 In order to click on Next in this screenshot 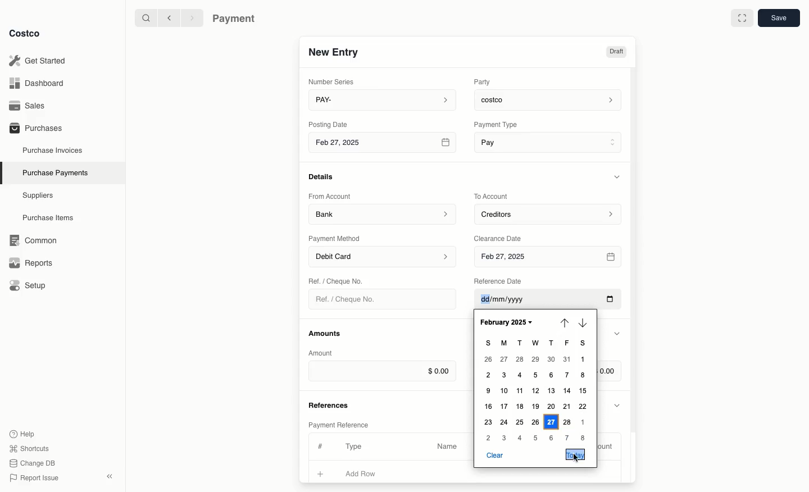, I will do `click(582, 321)`.